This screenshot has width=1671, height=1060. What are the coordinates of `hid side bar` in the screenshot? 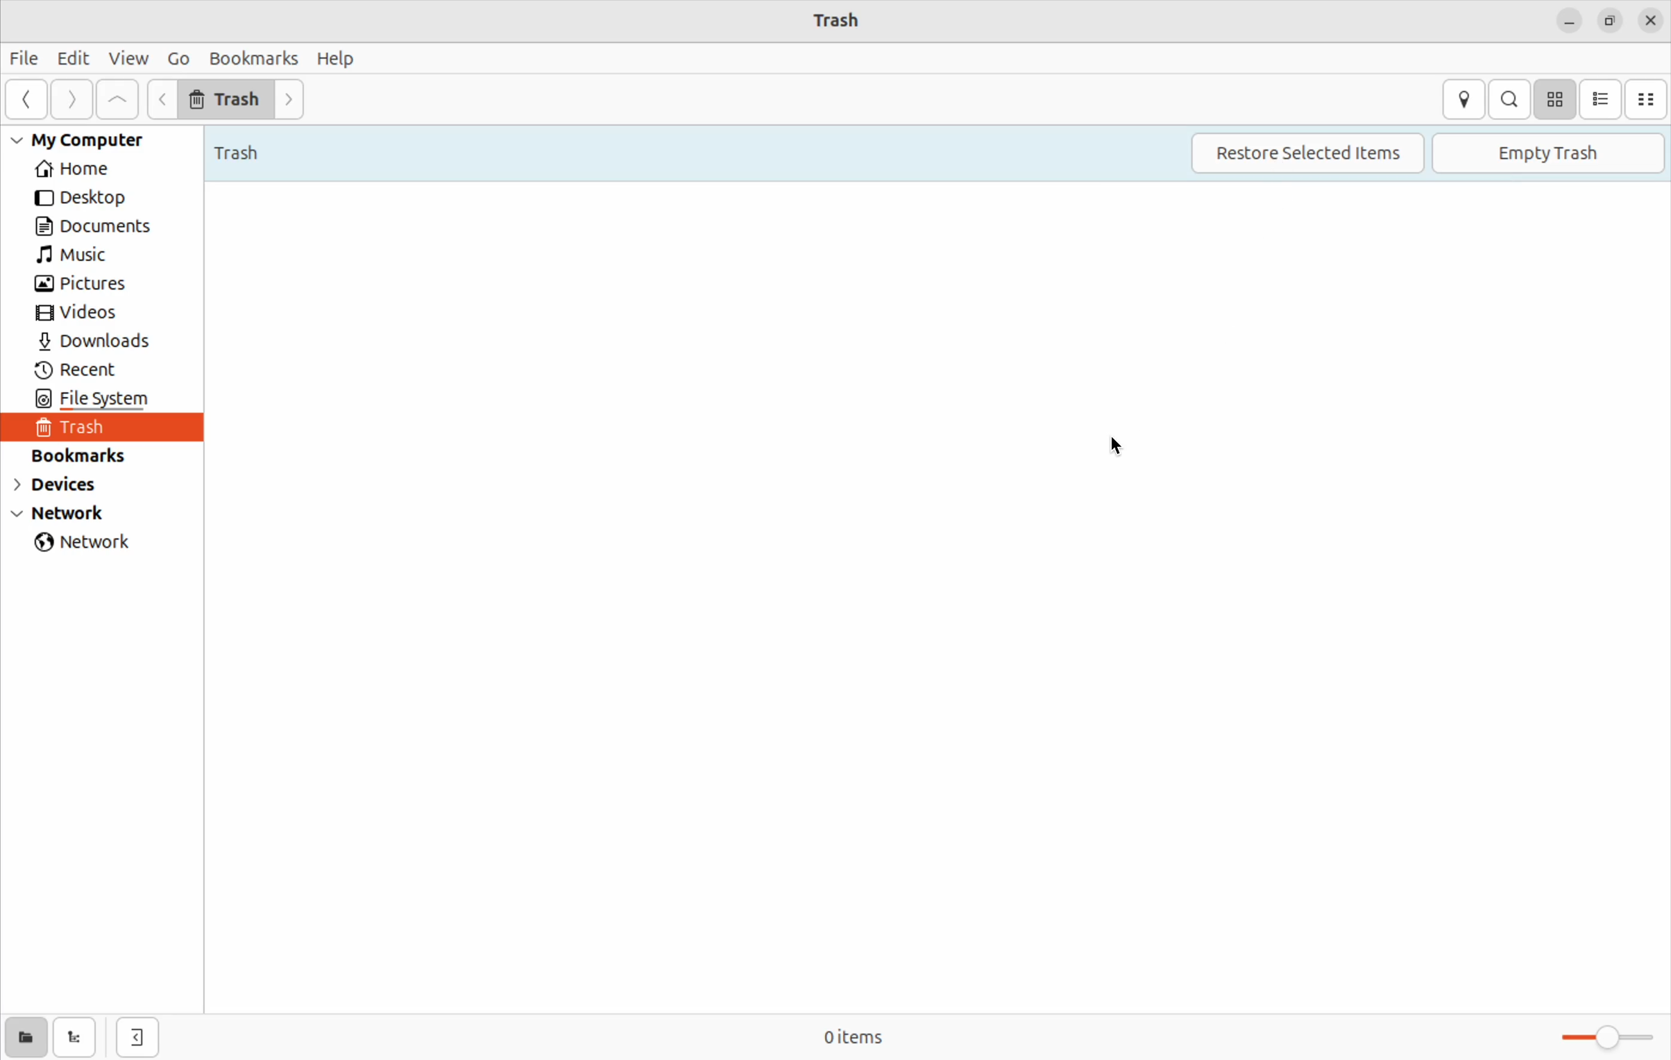 It's located at (137, 1038).